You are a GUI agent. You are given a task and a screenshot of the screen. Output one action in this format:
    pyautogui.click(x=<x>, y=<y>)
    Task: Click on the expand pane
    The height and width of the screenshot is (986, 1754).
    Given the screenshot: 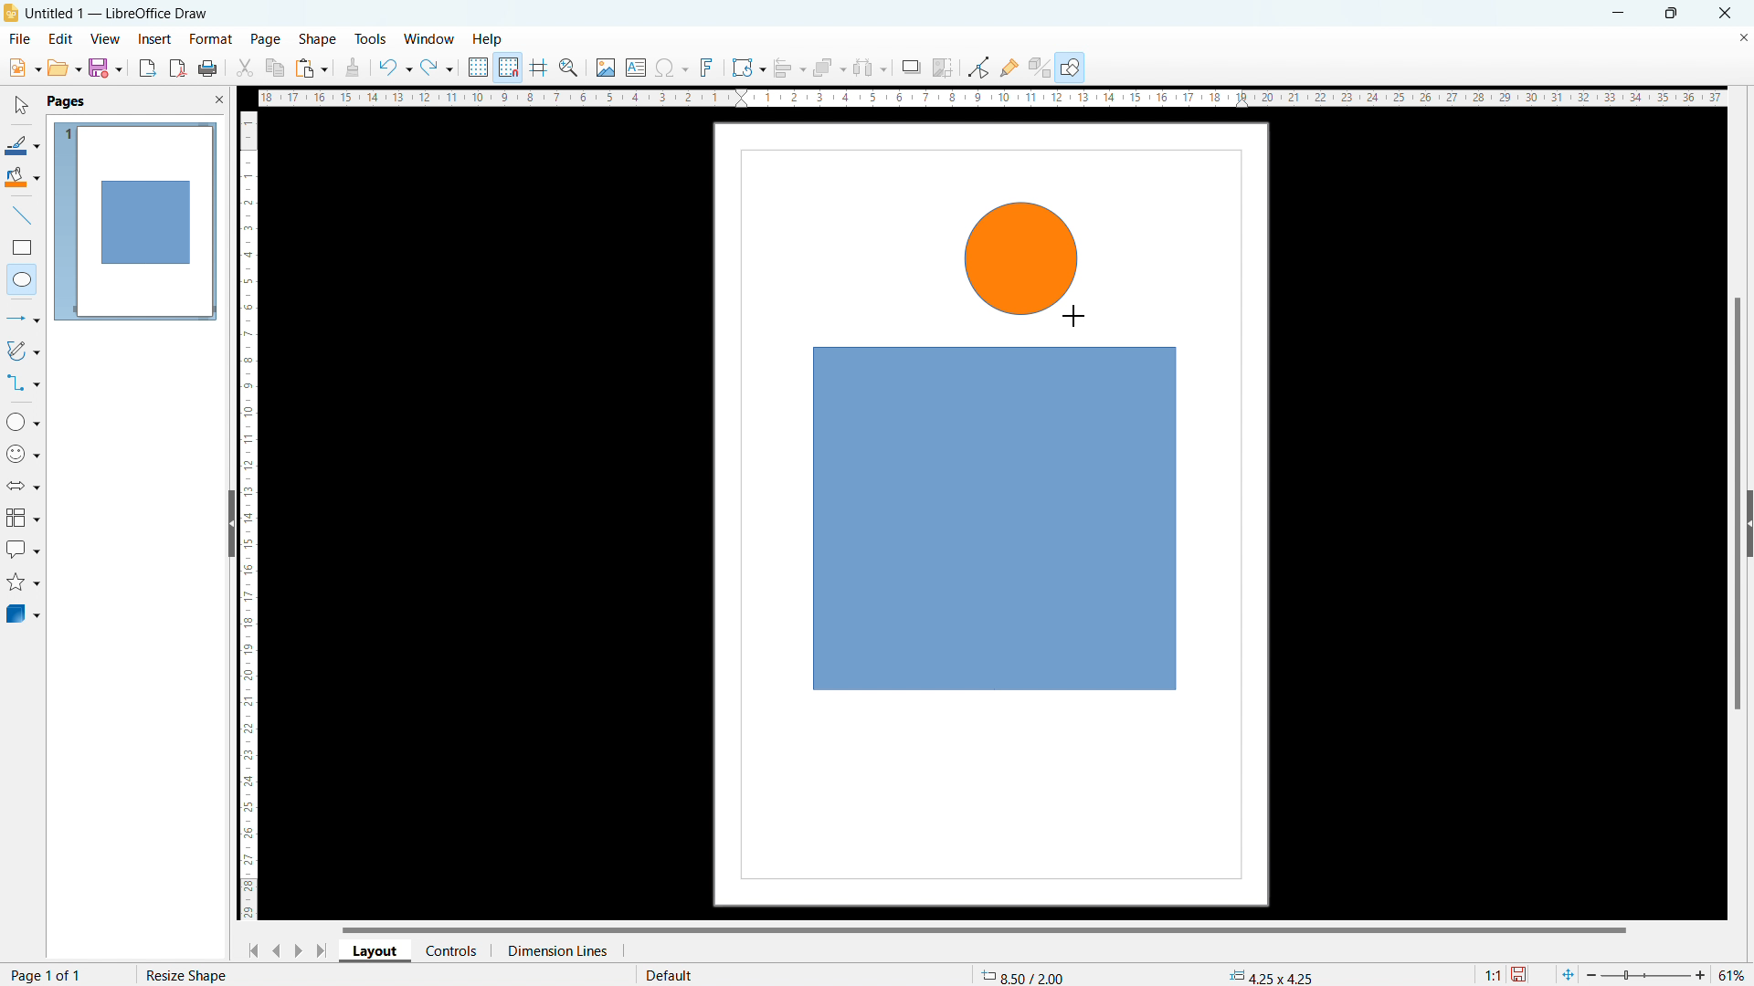 What is the action you would take?
    pyautogui.click(x=1749, y=524)
    